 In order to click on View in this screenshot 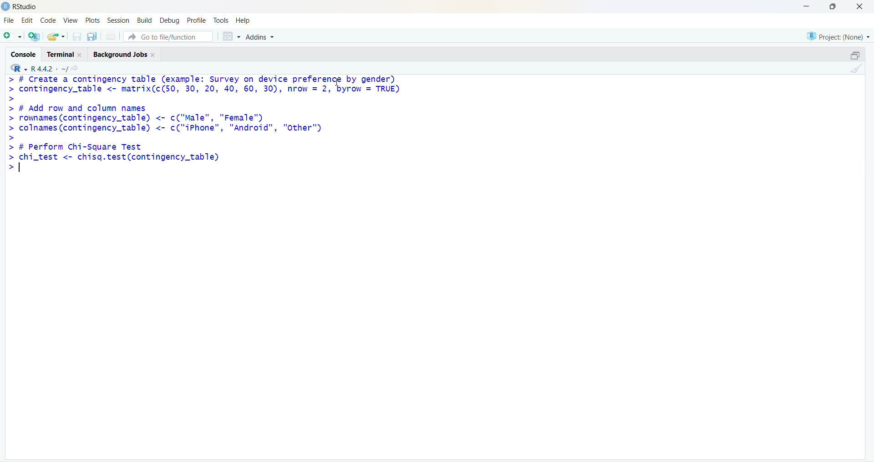, I will do `click(71, 20)`.